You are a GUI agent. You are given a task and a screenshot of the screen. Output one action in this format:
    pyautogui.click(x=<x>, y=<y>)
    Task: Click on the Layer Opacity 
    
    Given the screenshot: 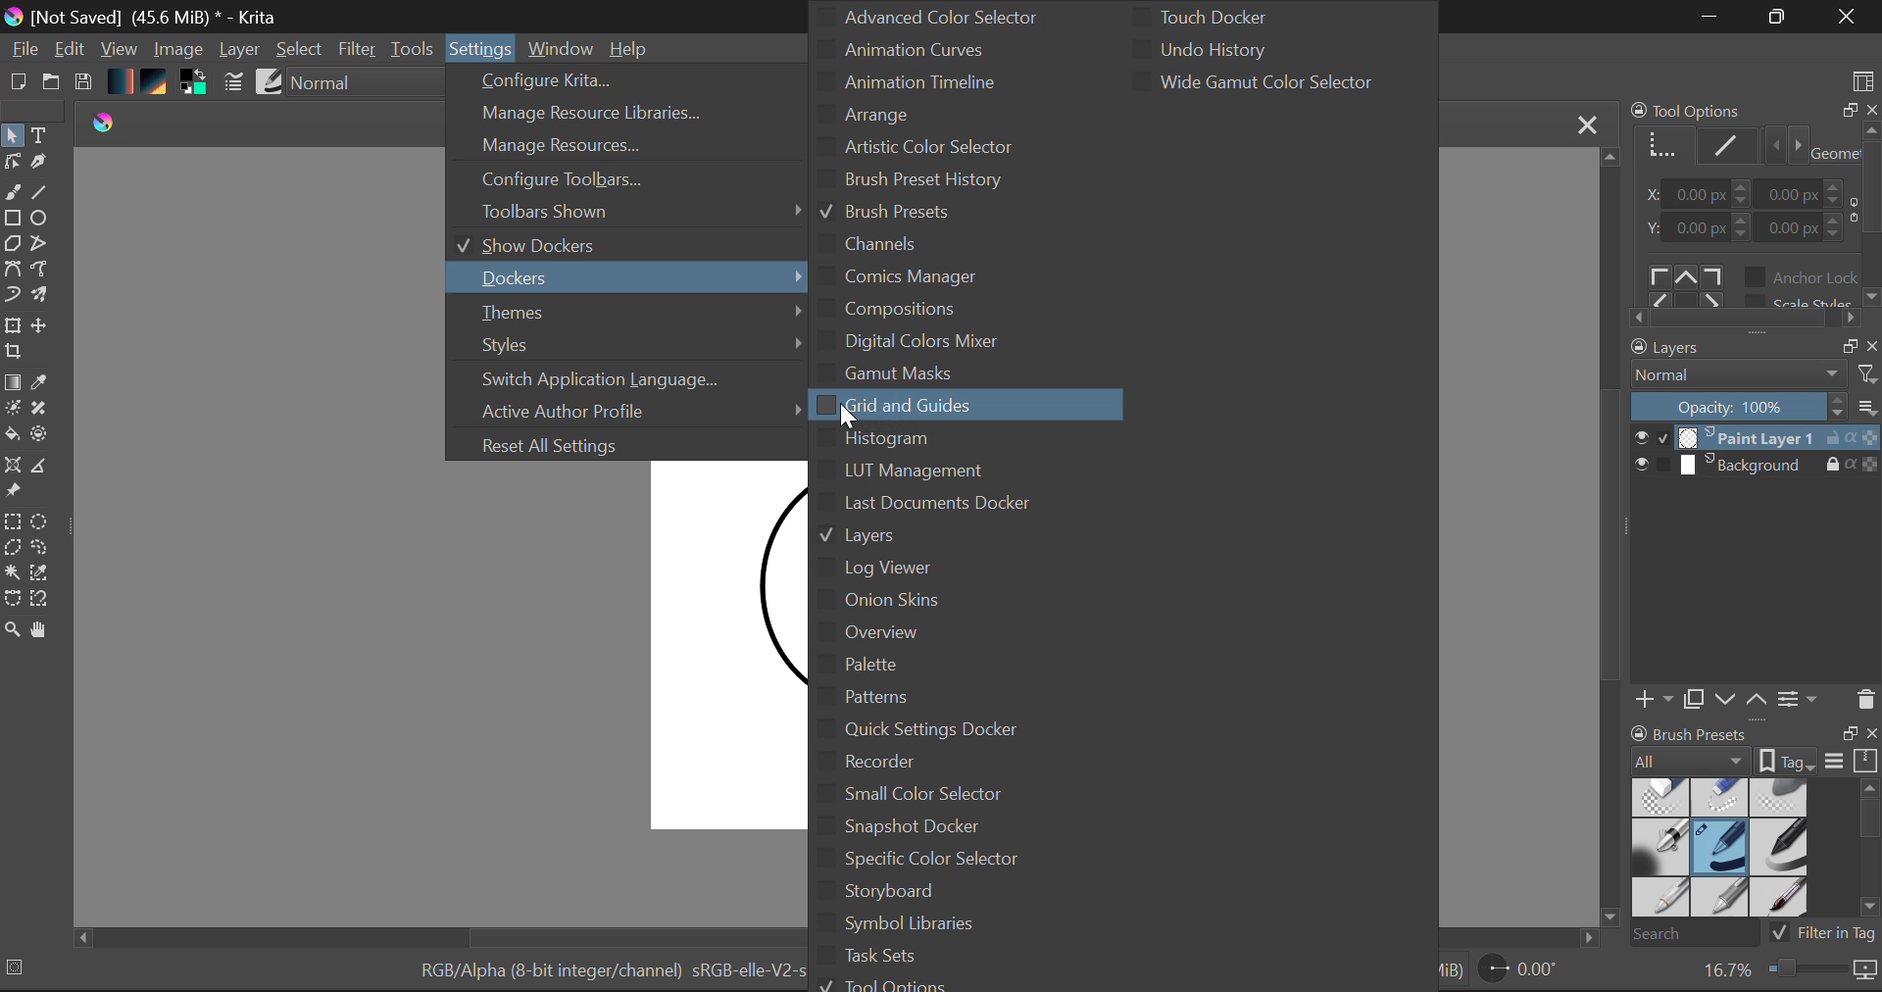 What is the action you would take?
    pyautogui.click(x=1755, y=407)
    